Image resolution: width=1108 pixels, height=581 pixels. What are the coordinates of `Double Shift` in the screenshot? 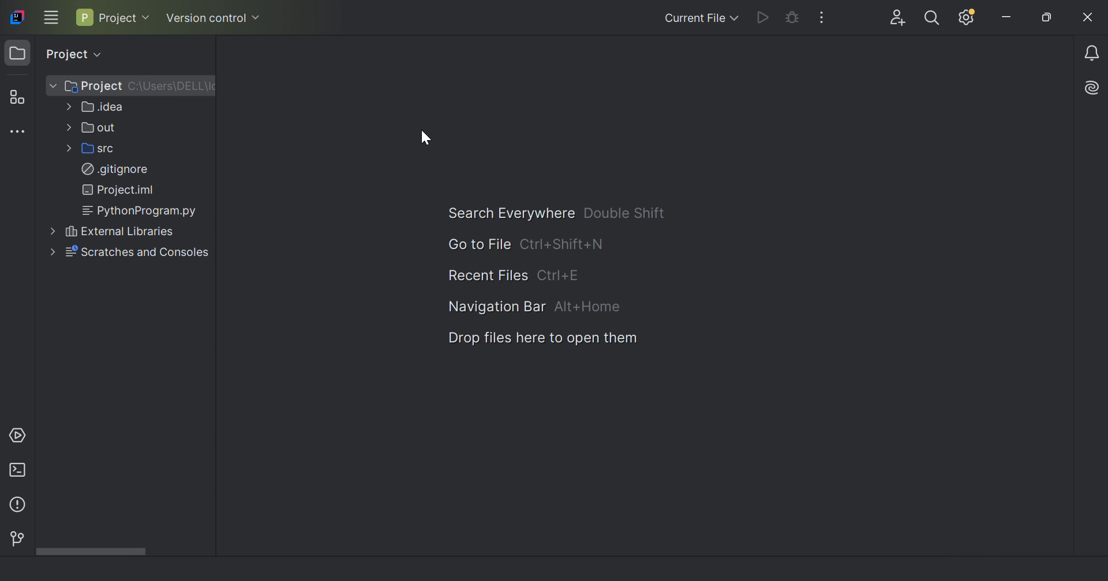 It's located at (627, 212).